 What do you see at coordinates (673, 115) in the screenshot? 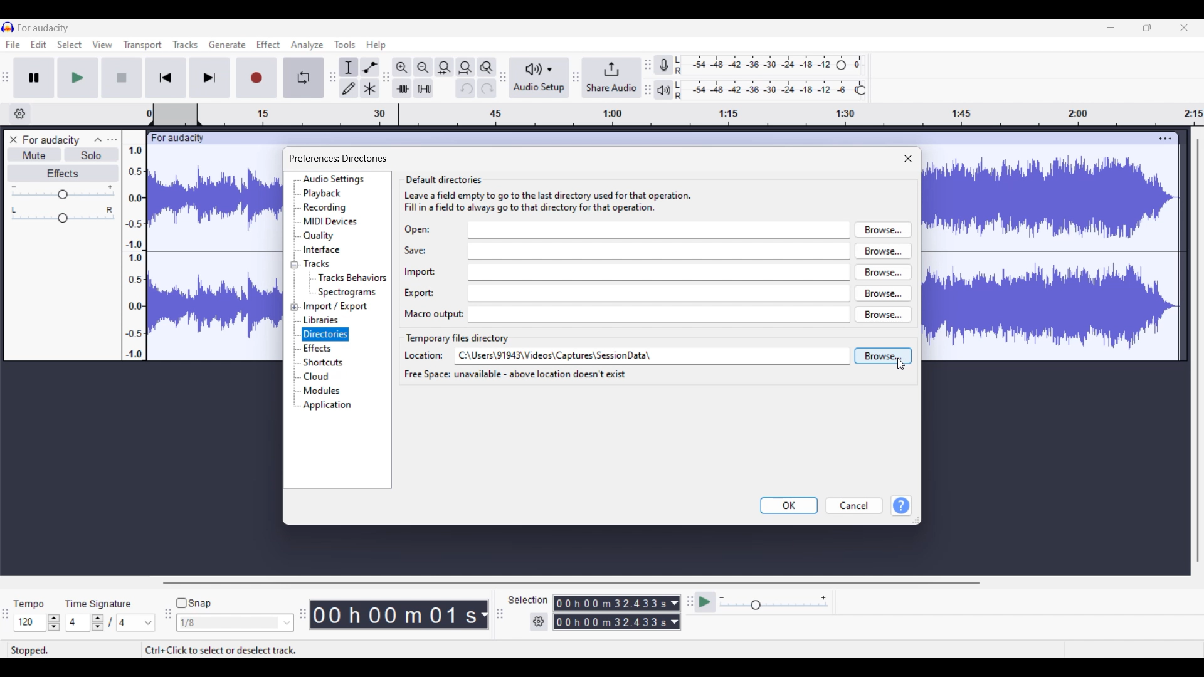
I see `timestamp` at bounding box center [673, 115].